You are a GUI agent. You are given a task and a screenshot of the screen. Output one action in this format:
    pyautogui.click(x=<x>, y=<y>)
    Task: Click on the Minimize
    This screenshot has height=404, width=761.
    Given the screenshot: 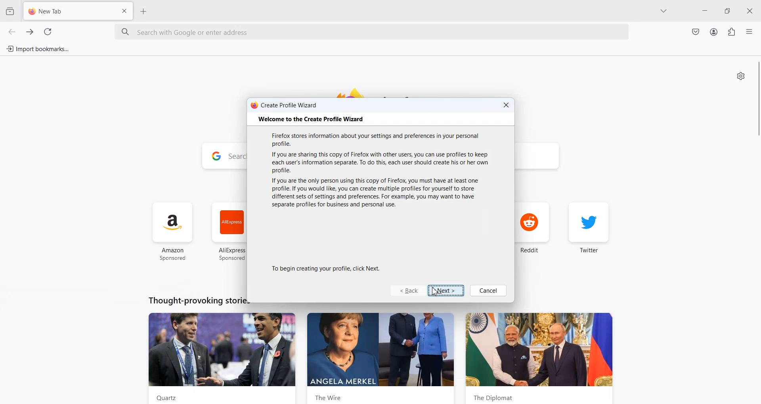 What is the action you would take?
    pyautogui.click(x=706, y=12)
    